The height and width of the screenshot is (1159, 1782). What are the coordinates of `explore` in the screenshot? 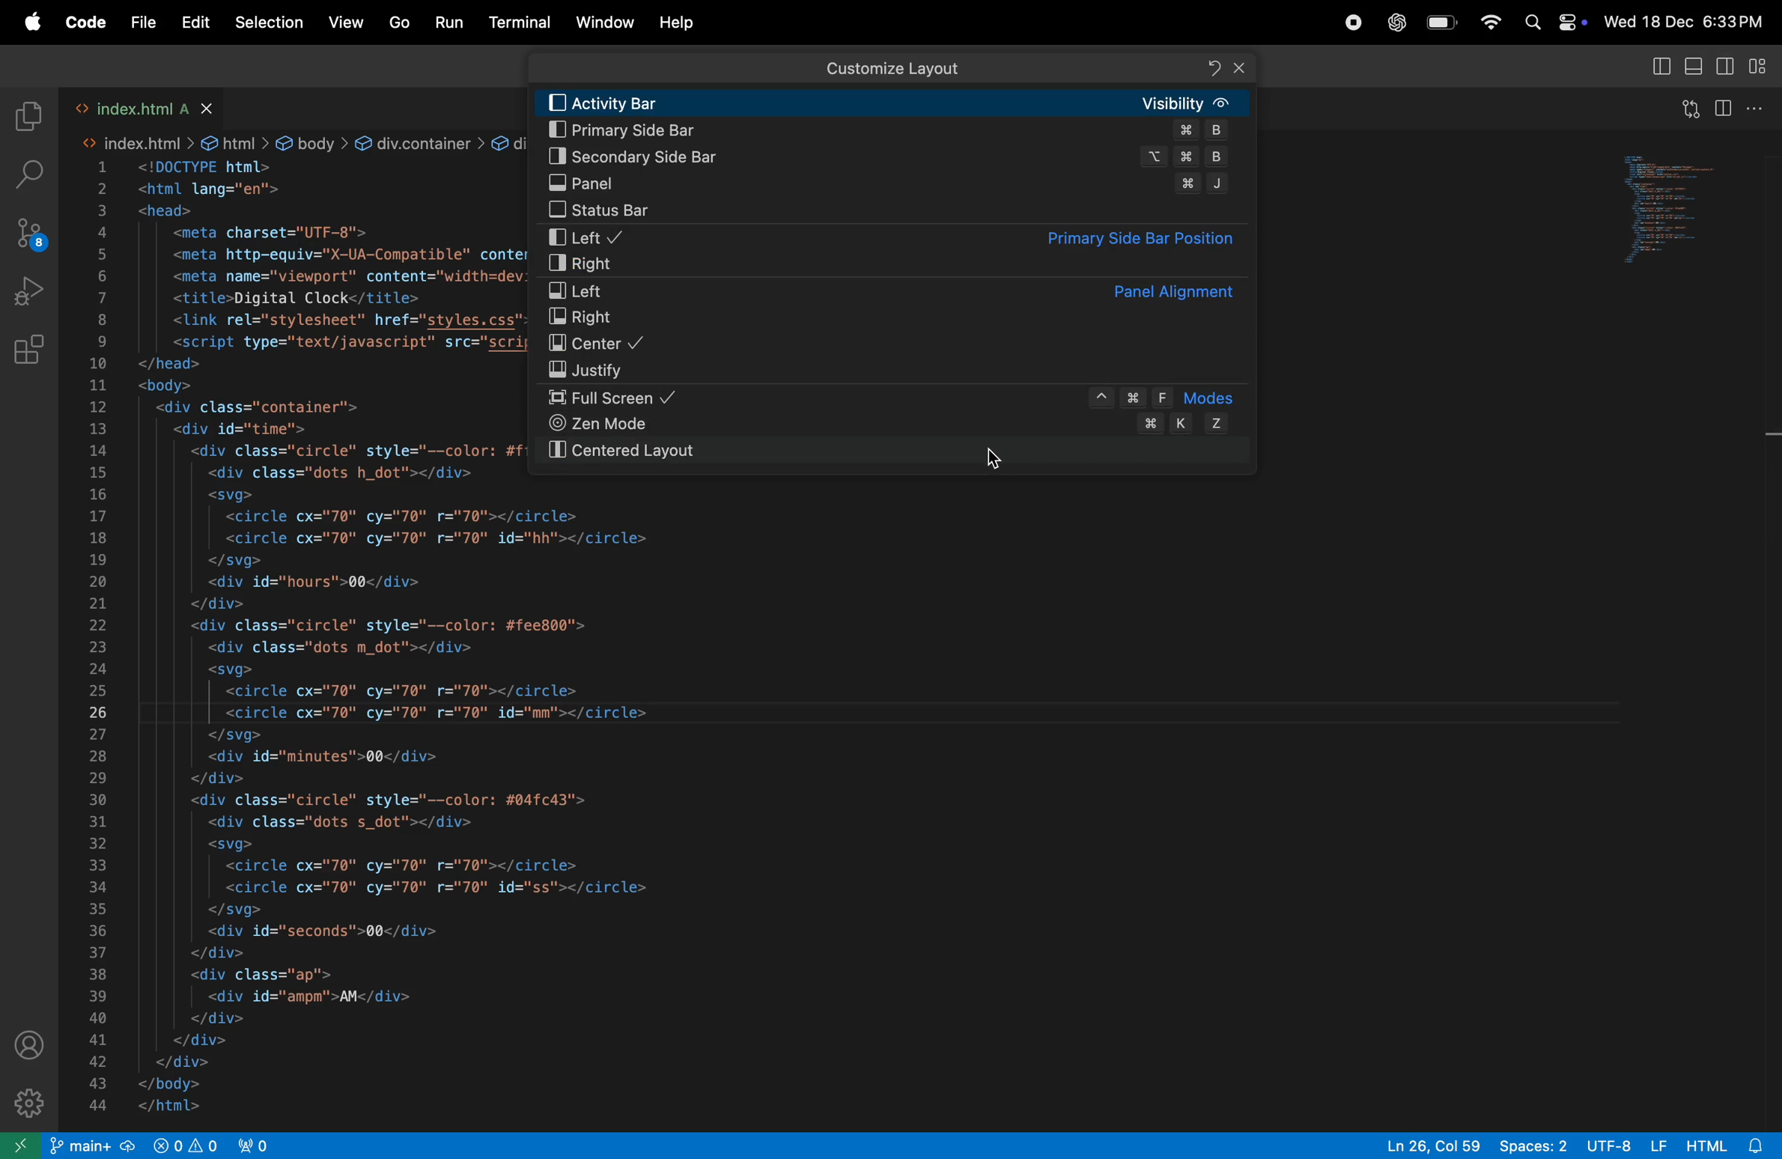 It's located at (31, 117).